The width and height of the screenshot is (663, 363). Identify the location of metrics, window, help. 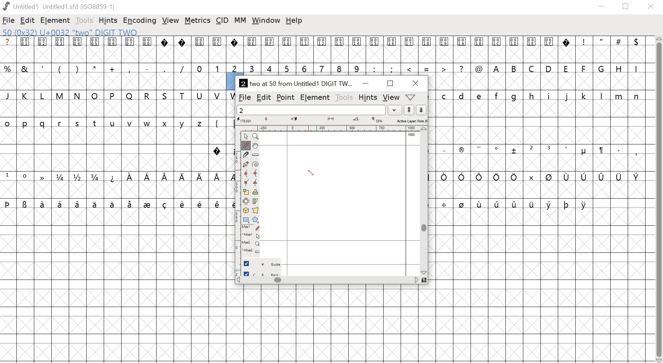
(412, 97).